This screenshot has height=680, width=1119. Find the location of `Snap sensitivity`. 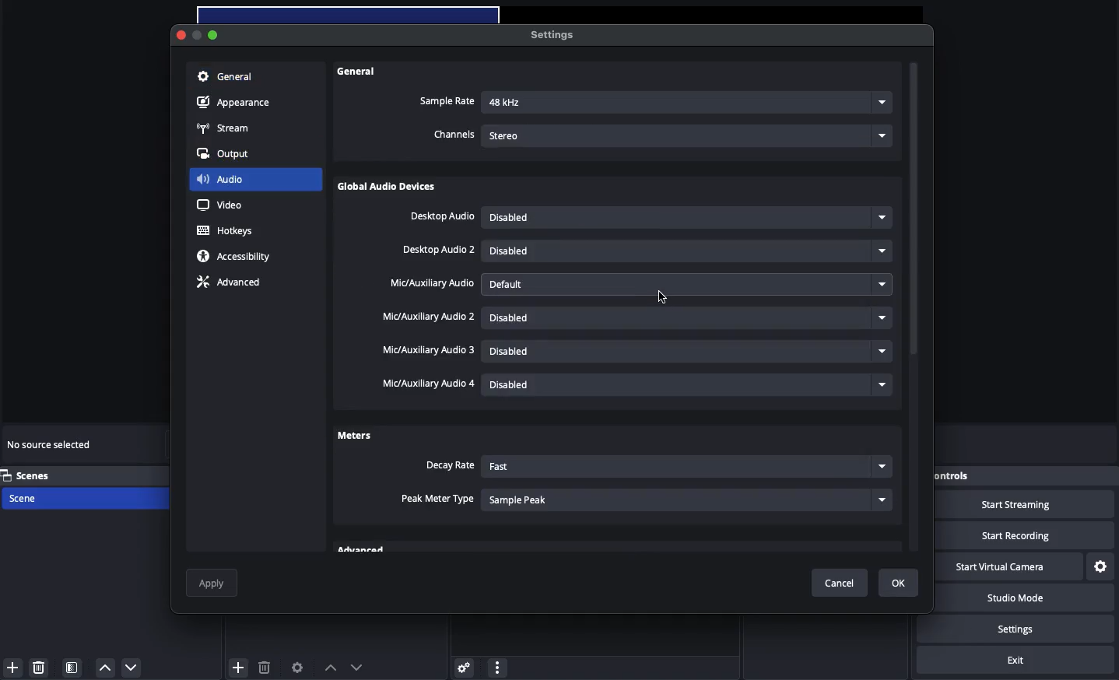

Snap sensitivity is located at coordinates (438, 499).